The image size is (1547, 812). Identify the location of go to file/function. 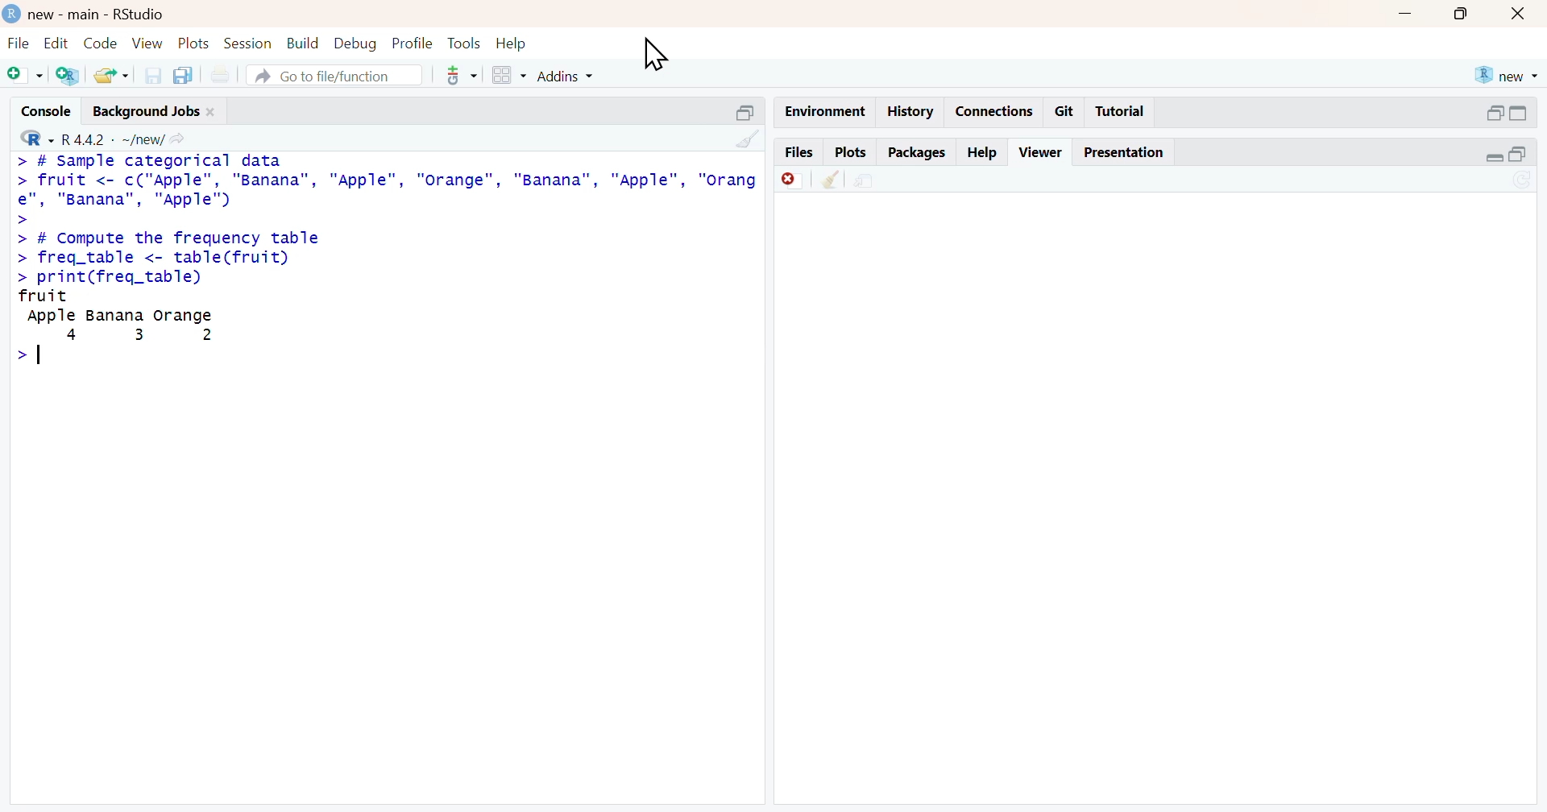
(334, 76).